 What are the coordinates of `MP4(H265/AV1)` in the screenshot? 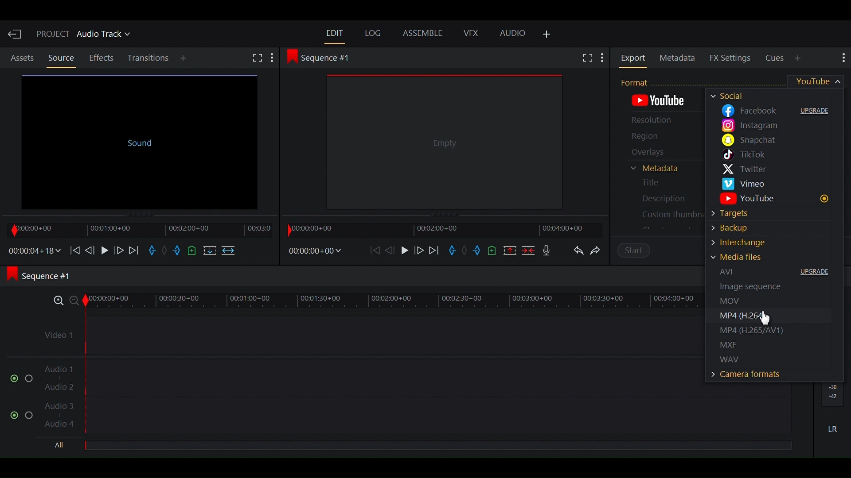 It's located at (775, 331).